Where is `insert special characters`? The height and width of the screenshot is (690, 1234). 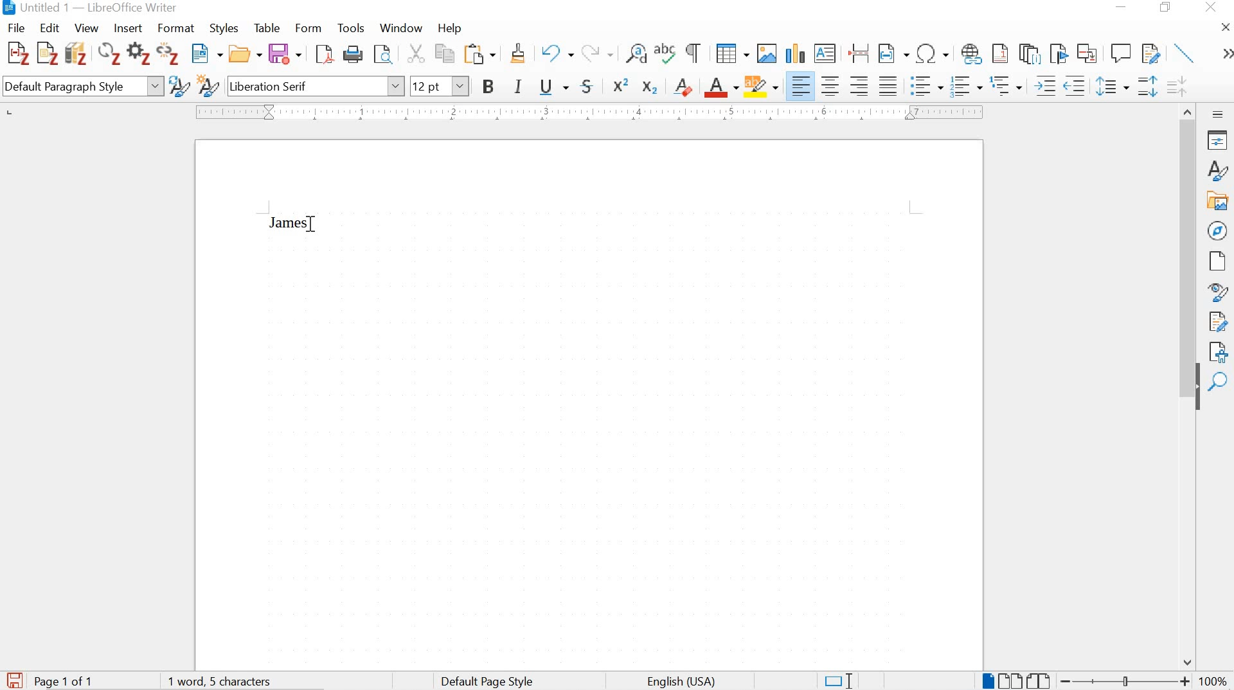 insert special characters is located at coordinates (933, 54).